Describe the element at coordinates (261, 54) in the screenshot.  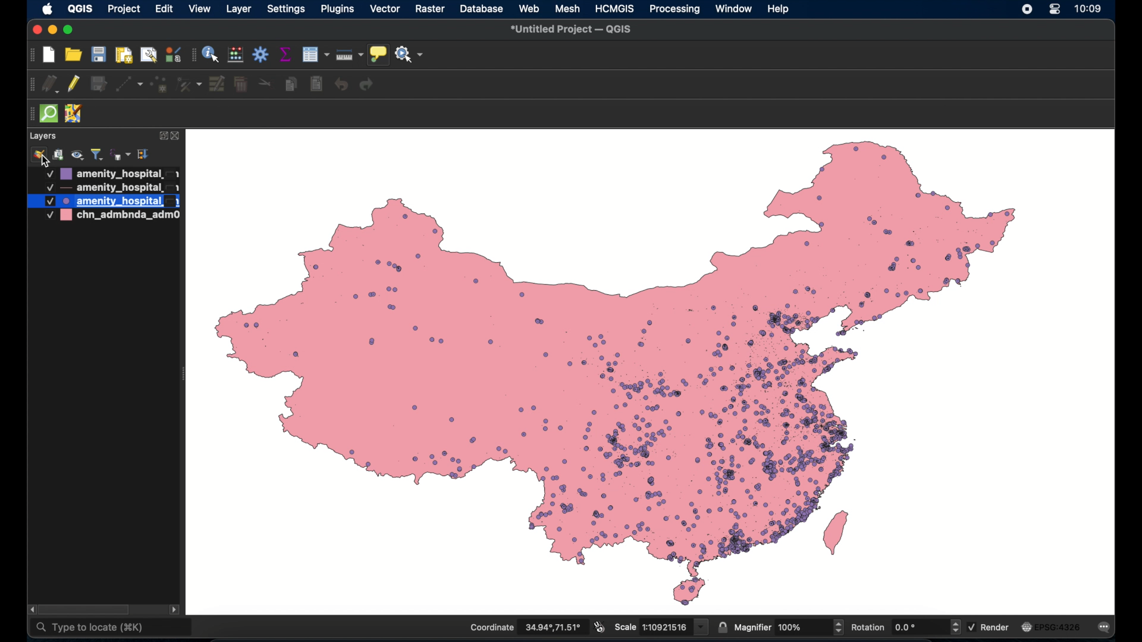
I see `toolbox` at that location.